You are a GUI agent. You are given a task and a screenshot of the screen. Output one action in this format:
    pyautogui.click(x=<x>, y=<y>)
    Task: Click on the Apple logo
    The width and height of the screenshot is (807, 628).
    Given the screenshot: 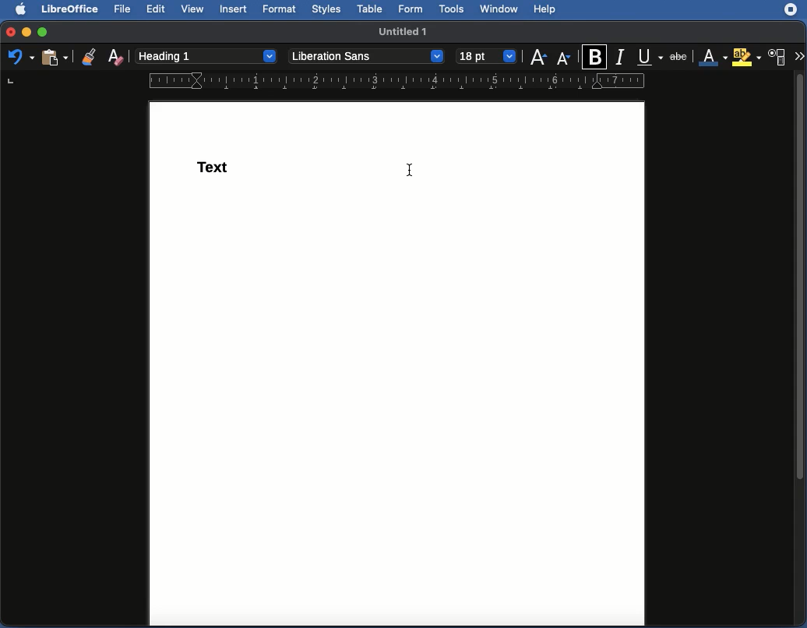 What is the action you would take?
    pyautogui.click(x=25, y=10)
    